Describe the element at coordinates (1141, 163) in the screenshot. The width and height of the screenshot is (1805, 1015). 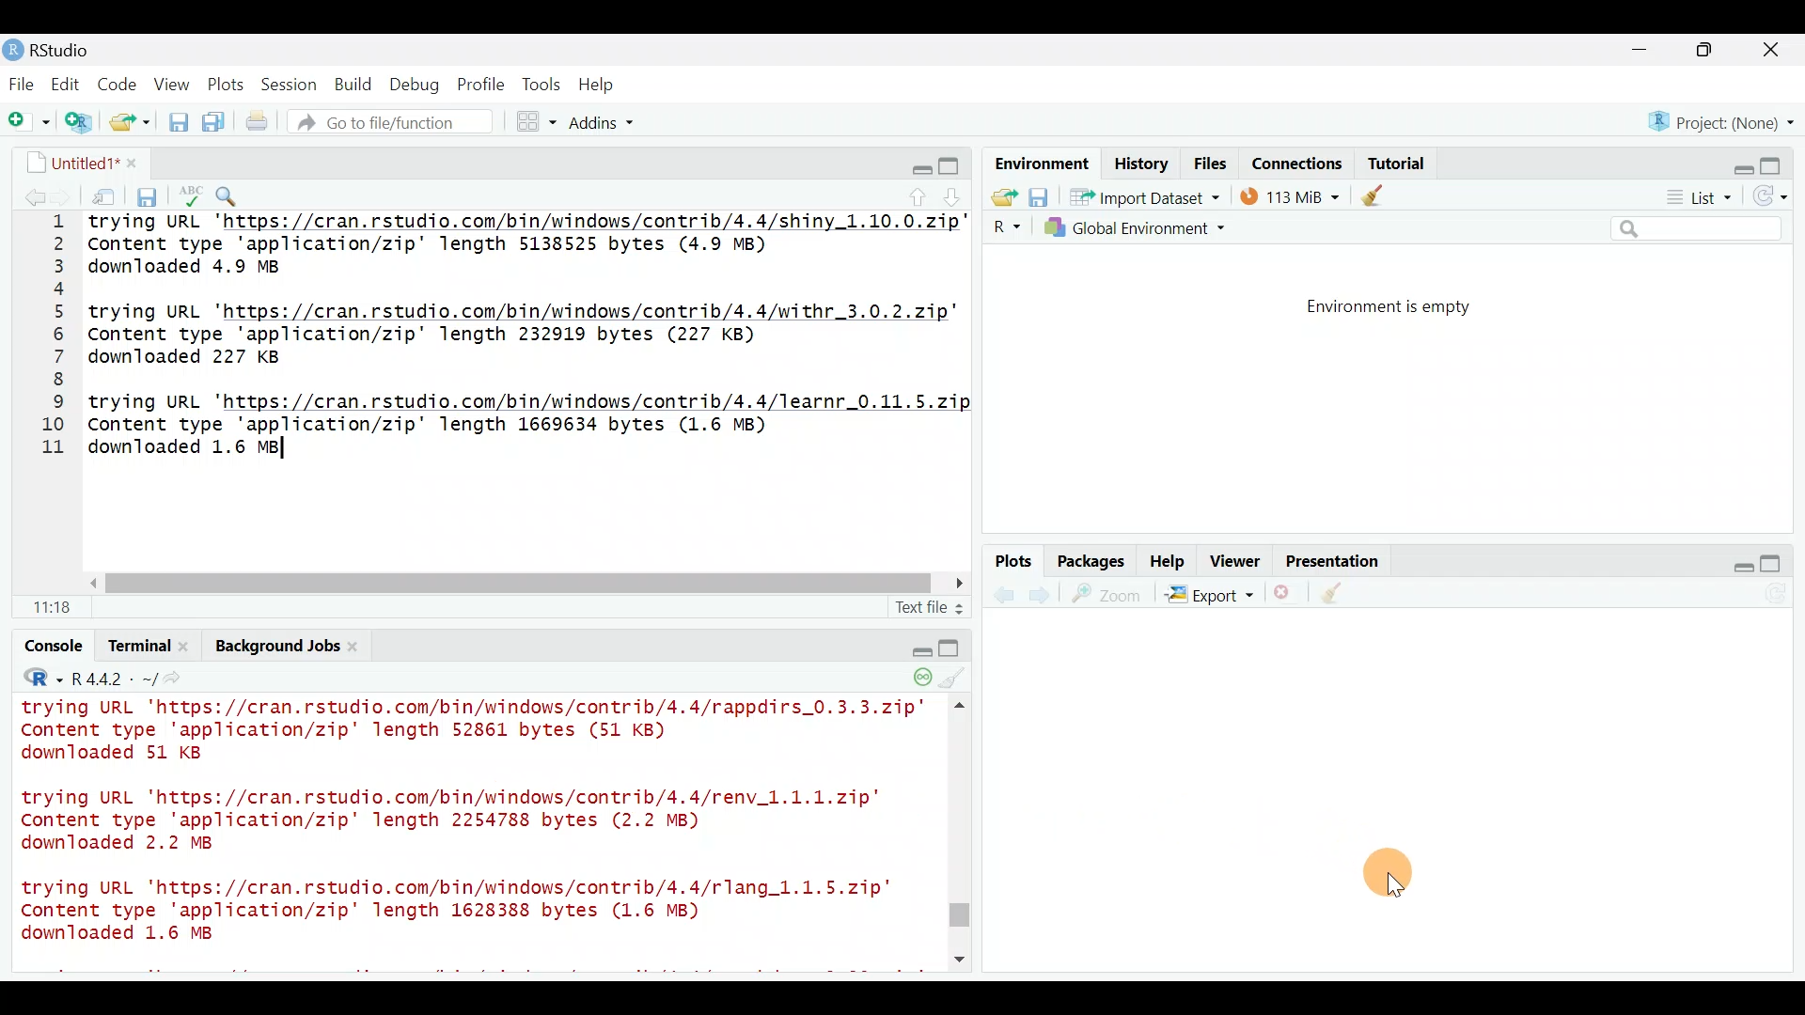
I see `History` at that location.